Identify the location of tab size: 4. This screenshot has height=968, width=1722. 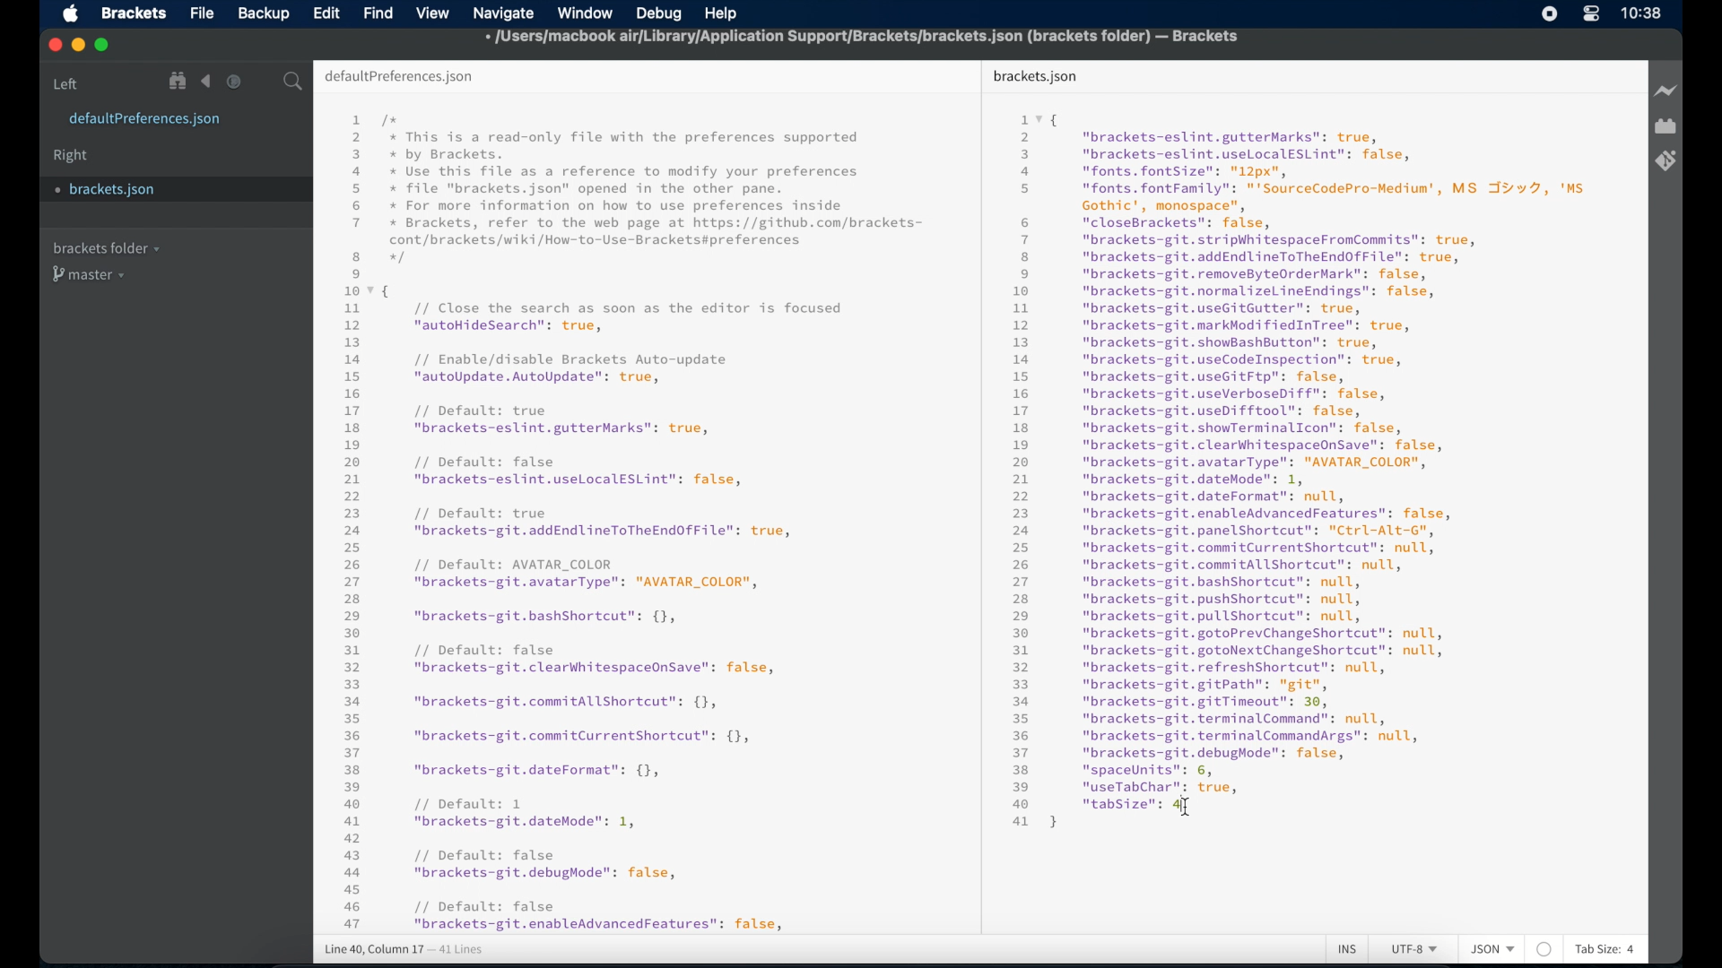
(1605, 948).